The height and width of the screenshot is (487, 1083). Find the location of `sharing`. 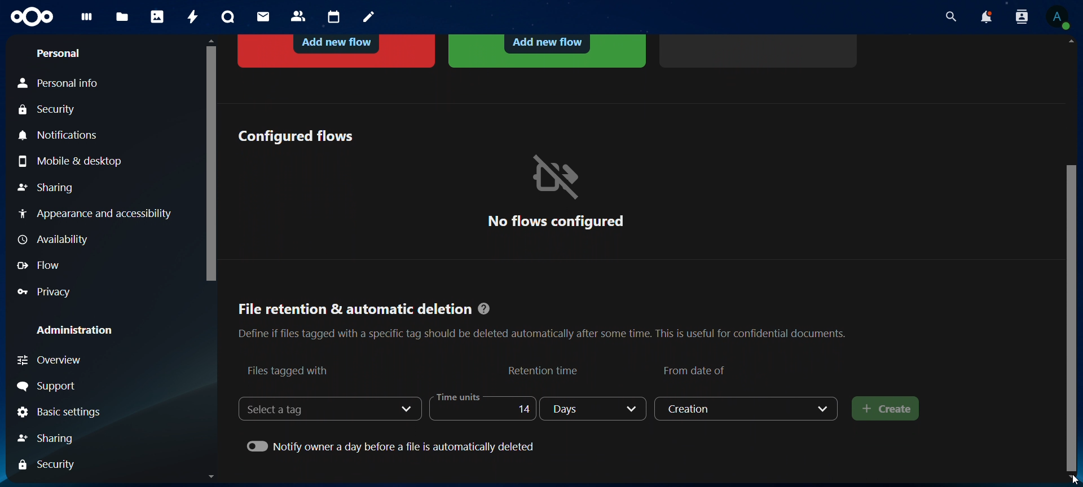

sharing is located at coordinates (58, 437).